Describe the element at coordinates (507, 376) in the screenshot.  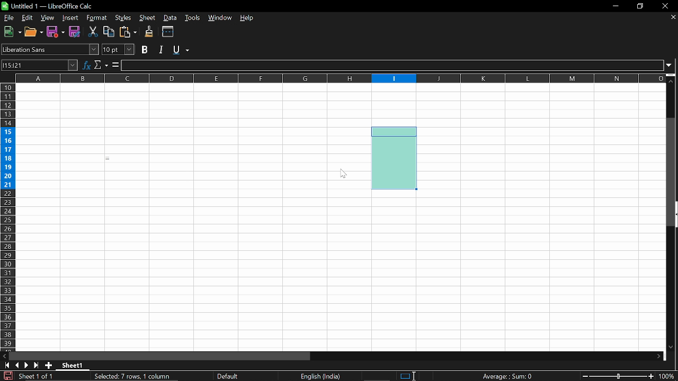
I see `Formula` at that location.